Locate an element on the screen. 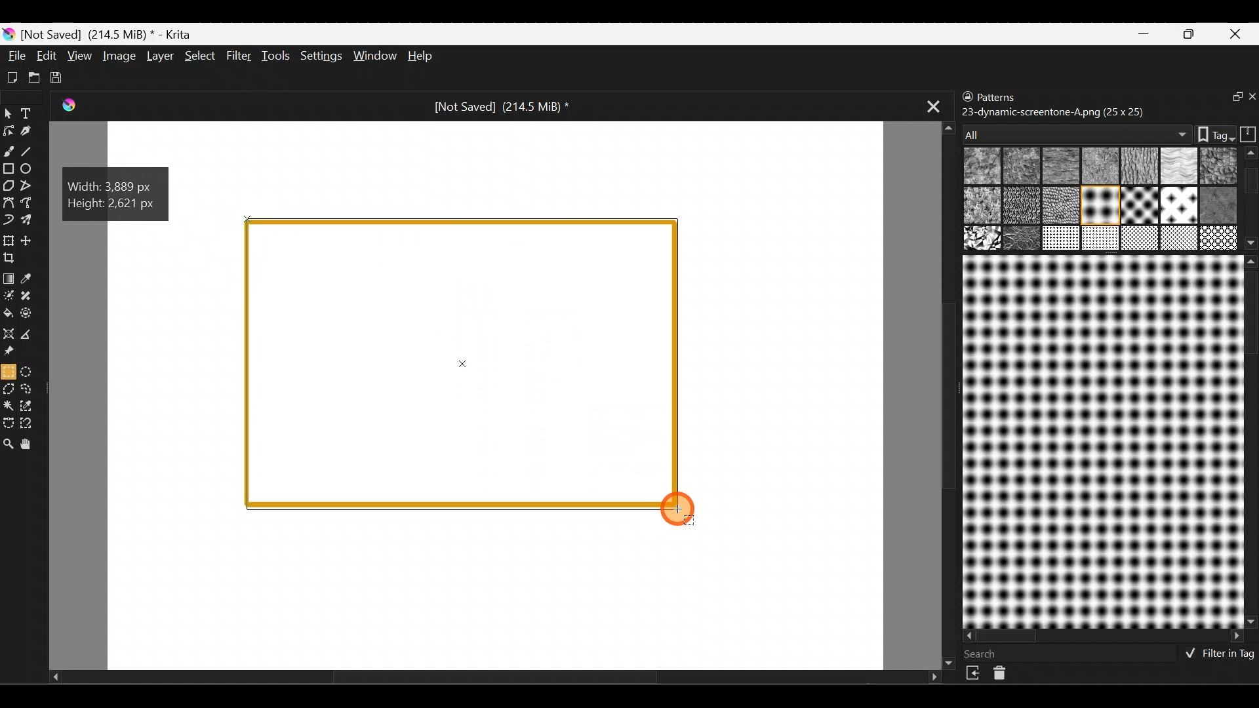 This screenshot has height=708, width=1259. Settings is located at coordinates (319, 56).